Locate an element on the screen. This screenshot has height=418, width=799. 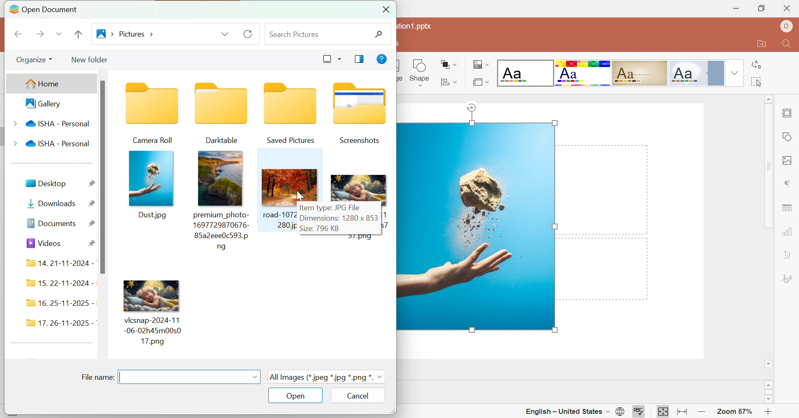
chart settings is located at coordinates (789, 231).